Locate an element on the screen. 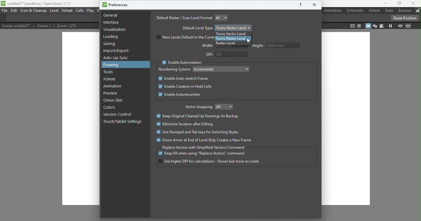  Vector snapping is located at coordinates (197, 107).